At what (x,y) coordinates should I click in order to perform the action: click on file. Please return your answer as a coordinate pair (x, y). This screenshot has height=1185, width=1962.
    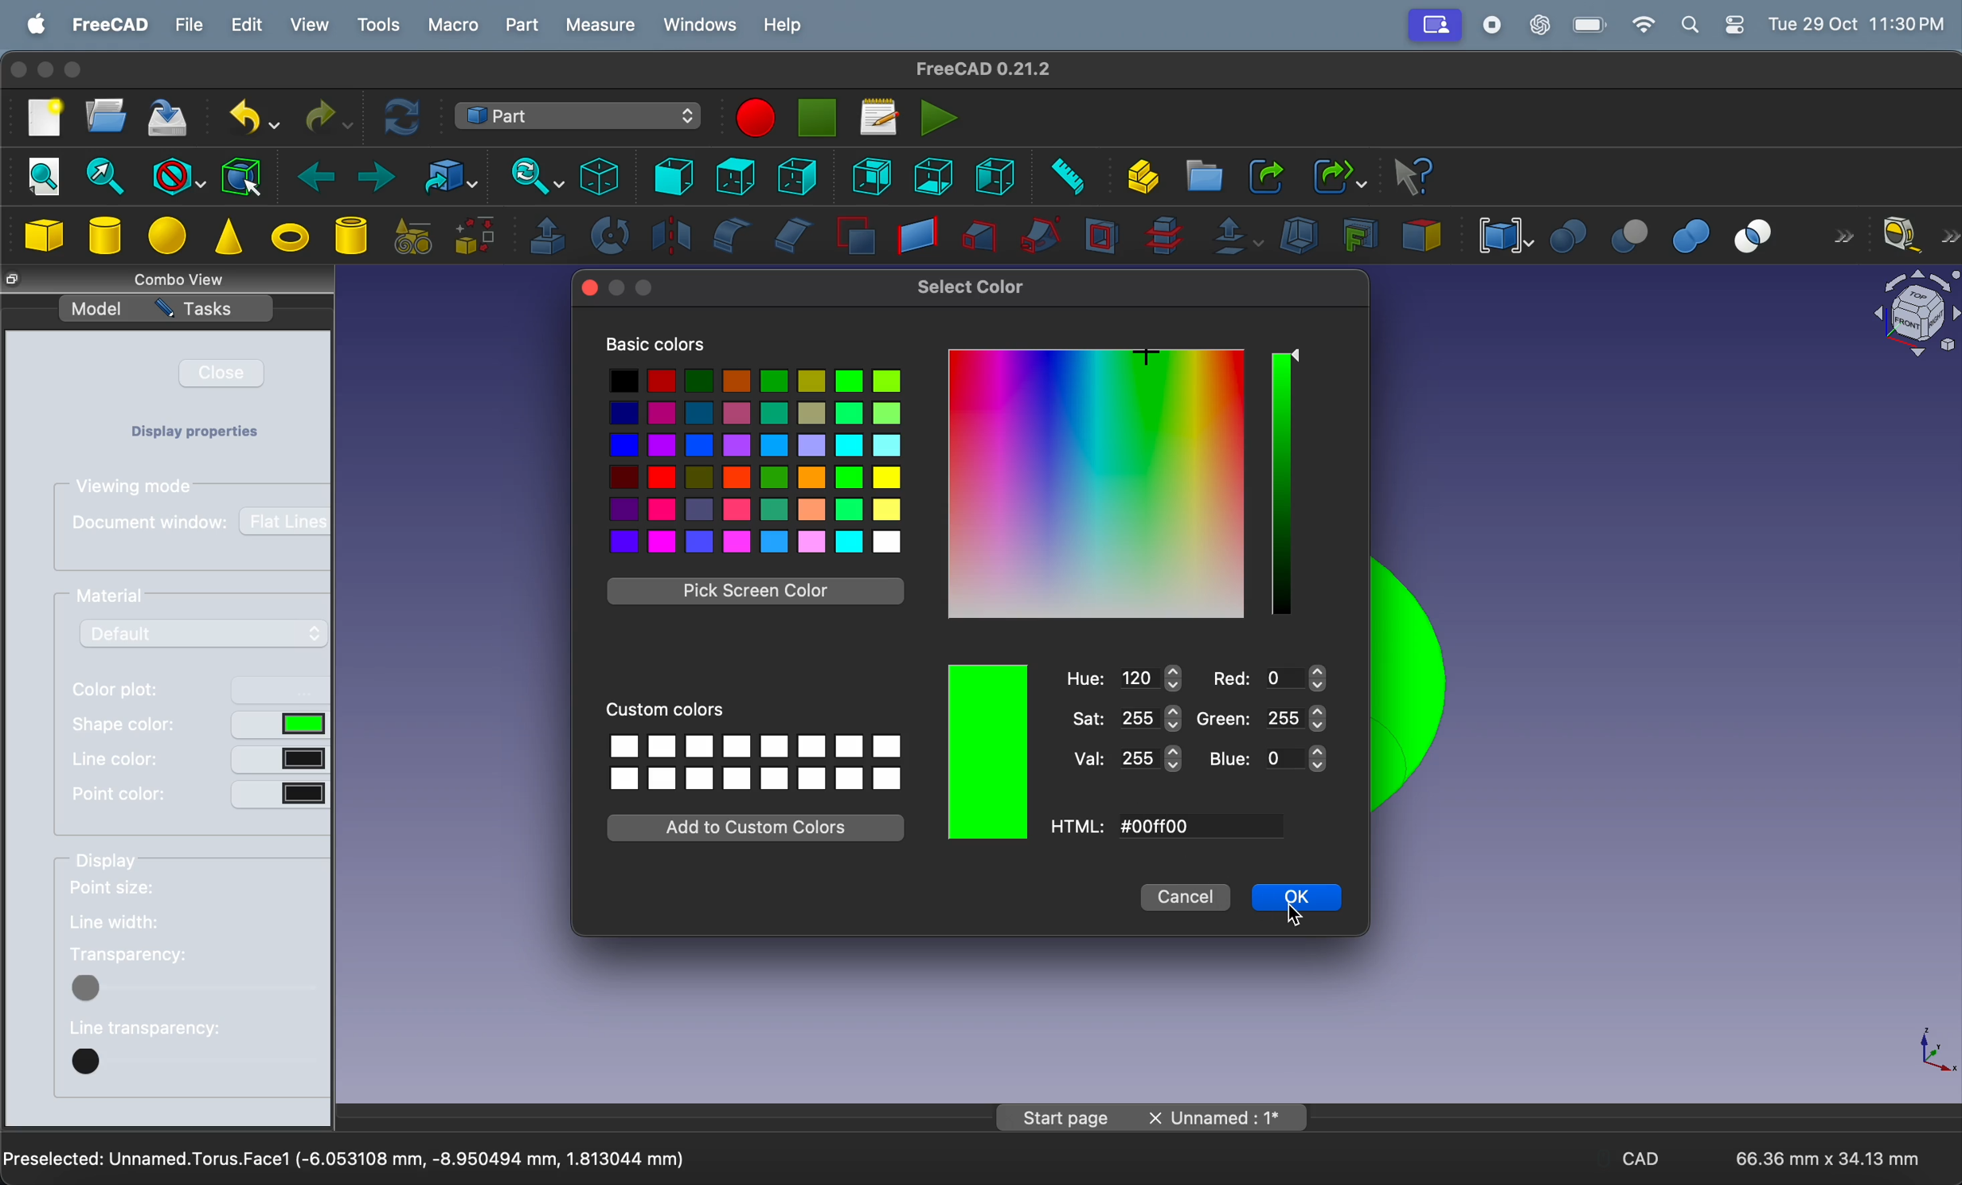
    Looking at the image, I should click on (188, 25).